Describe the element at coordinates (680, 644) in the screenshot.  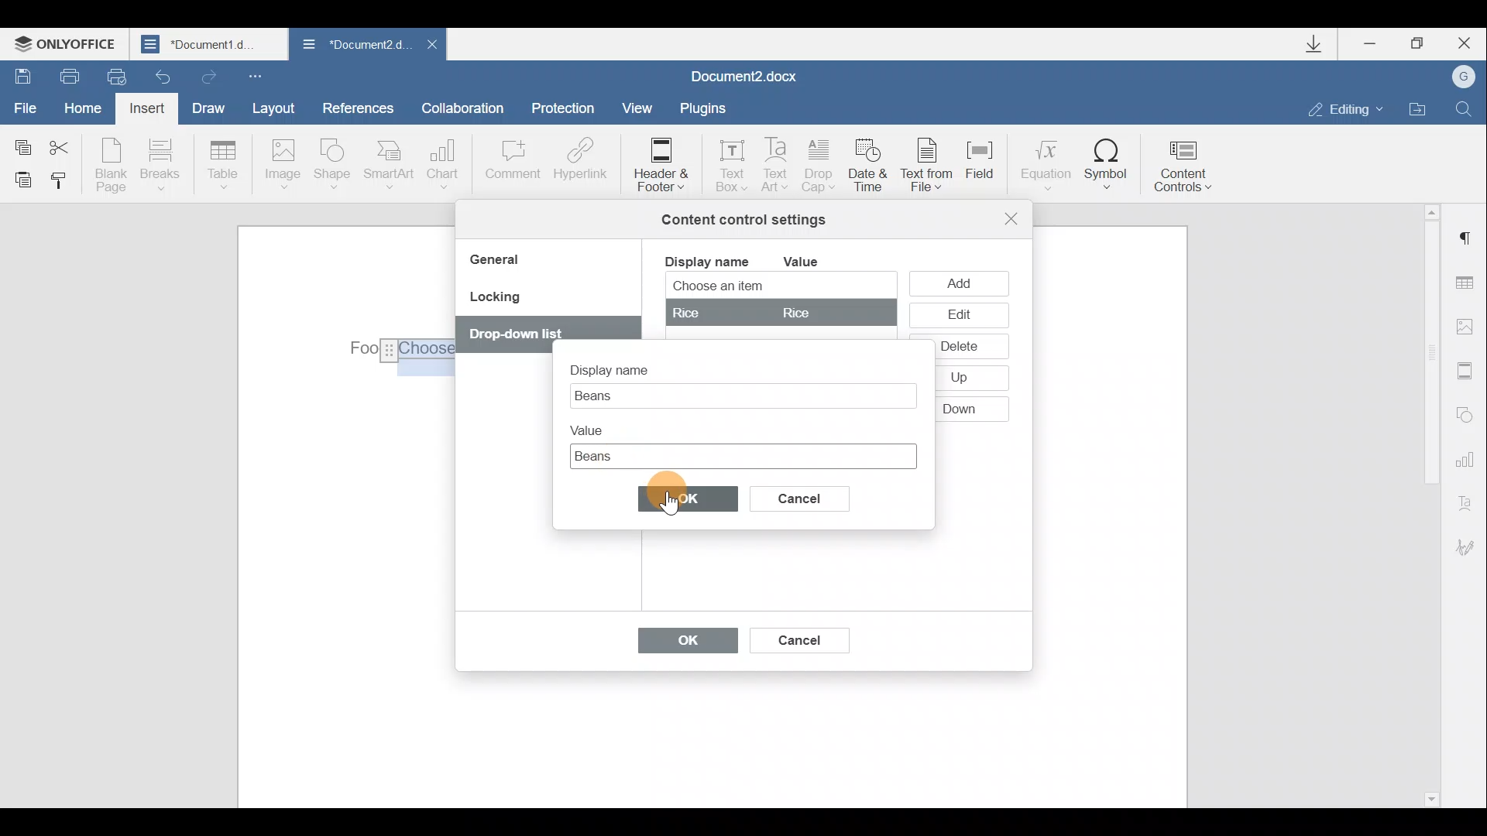
I see `OK` at that location.